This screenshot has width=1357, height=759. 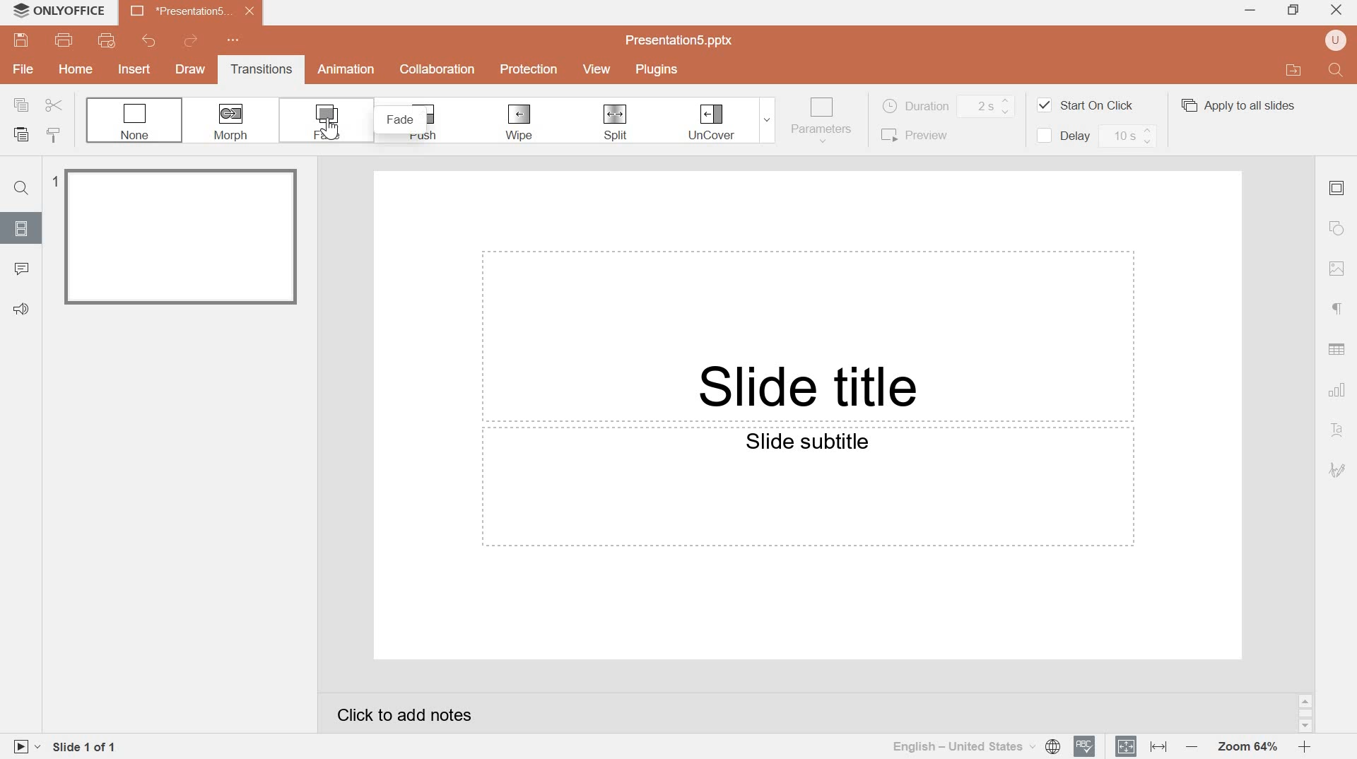 What do you see at coordinates (107, 40) in the screenshot?
I see `Quick print` at bounding box center [107, 40].